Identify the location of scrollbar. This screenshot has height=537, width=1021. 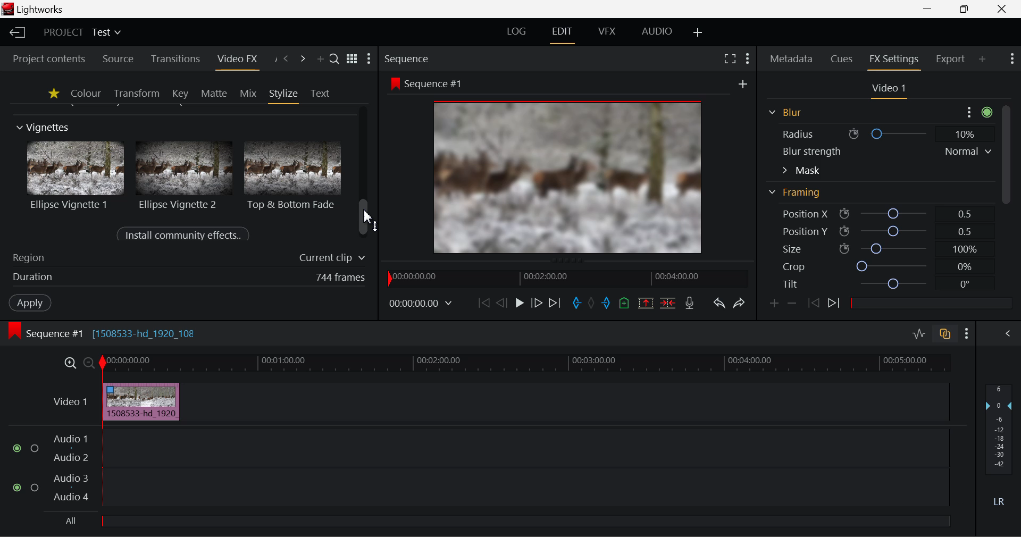
(364, 217).